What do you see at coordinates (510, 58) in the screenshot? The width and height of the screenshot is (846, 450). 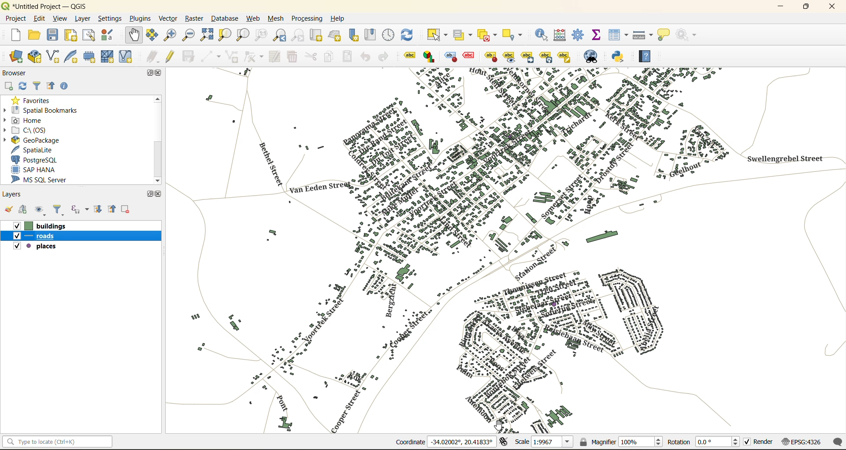 I see `show\hide labels and diagrams` at bounding box center [510, 58].